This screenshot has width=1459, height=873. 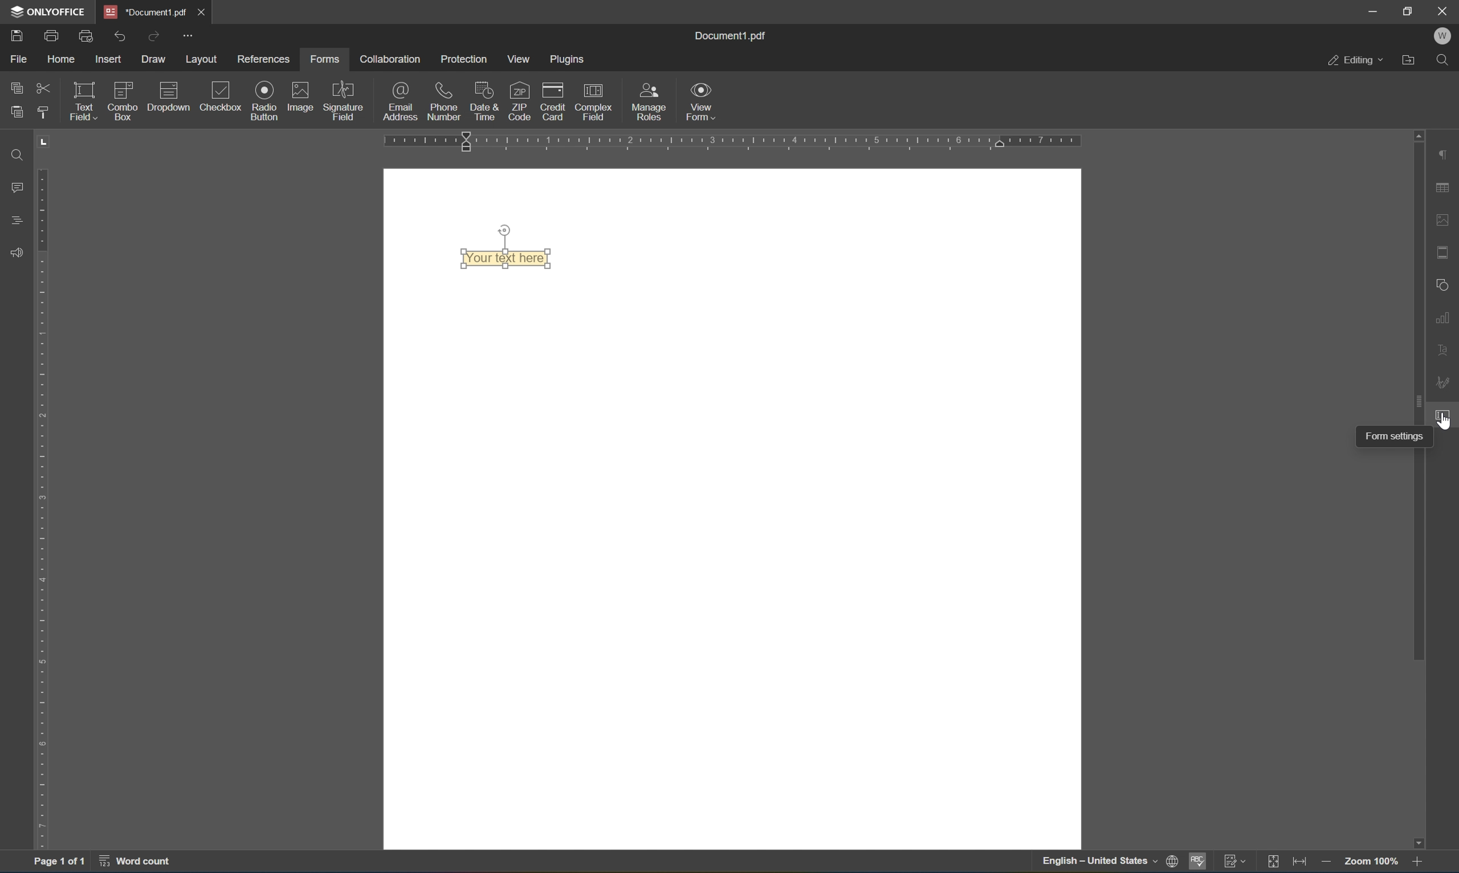 What do you see at coordinates (554, 100) in the screenshot?
I see `credit card` at bounding box center [554, 100].